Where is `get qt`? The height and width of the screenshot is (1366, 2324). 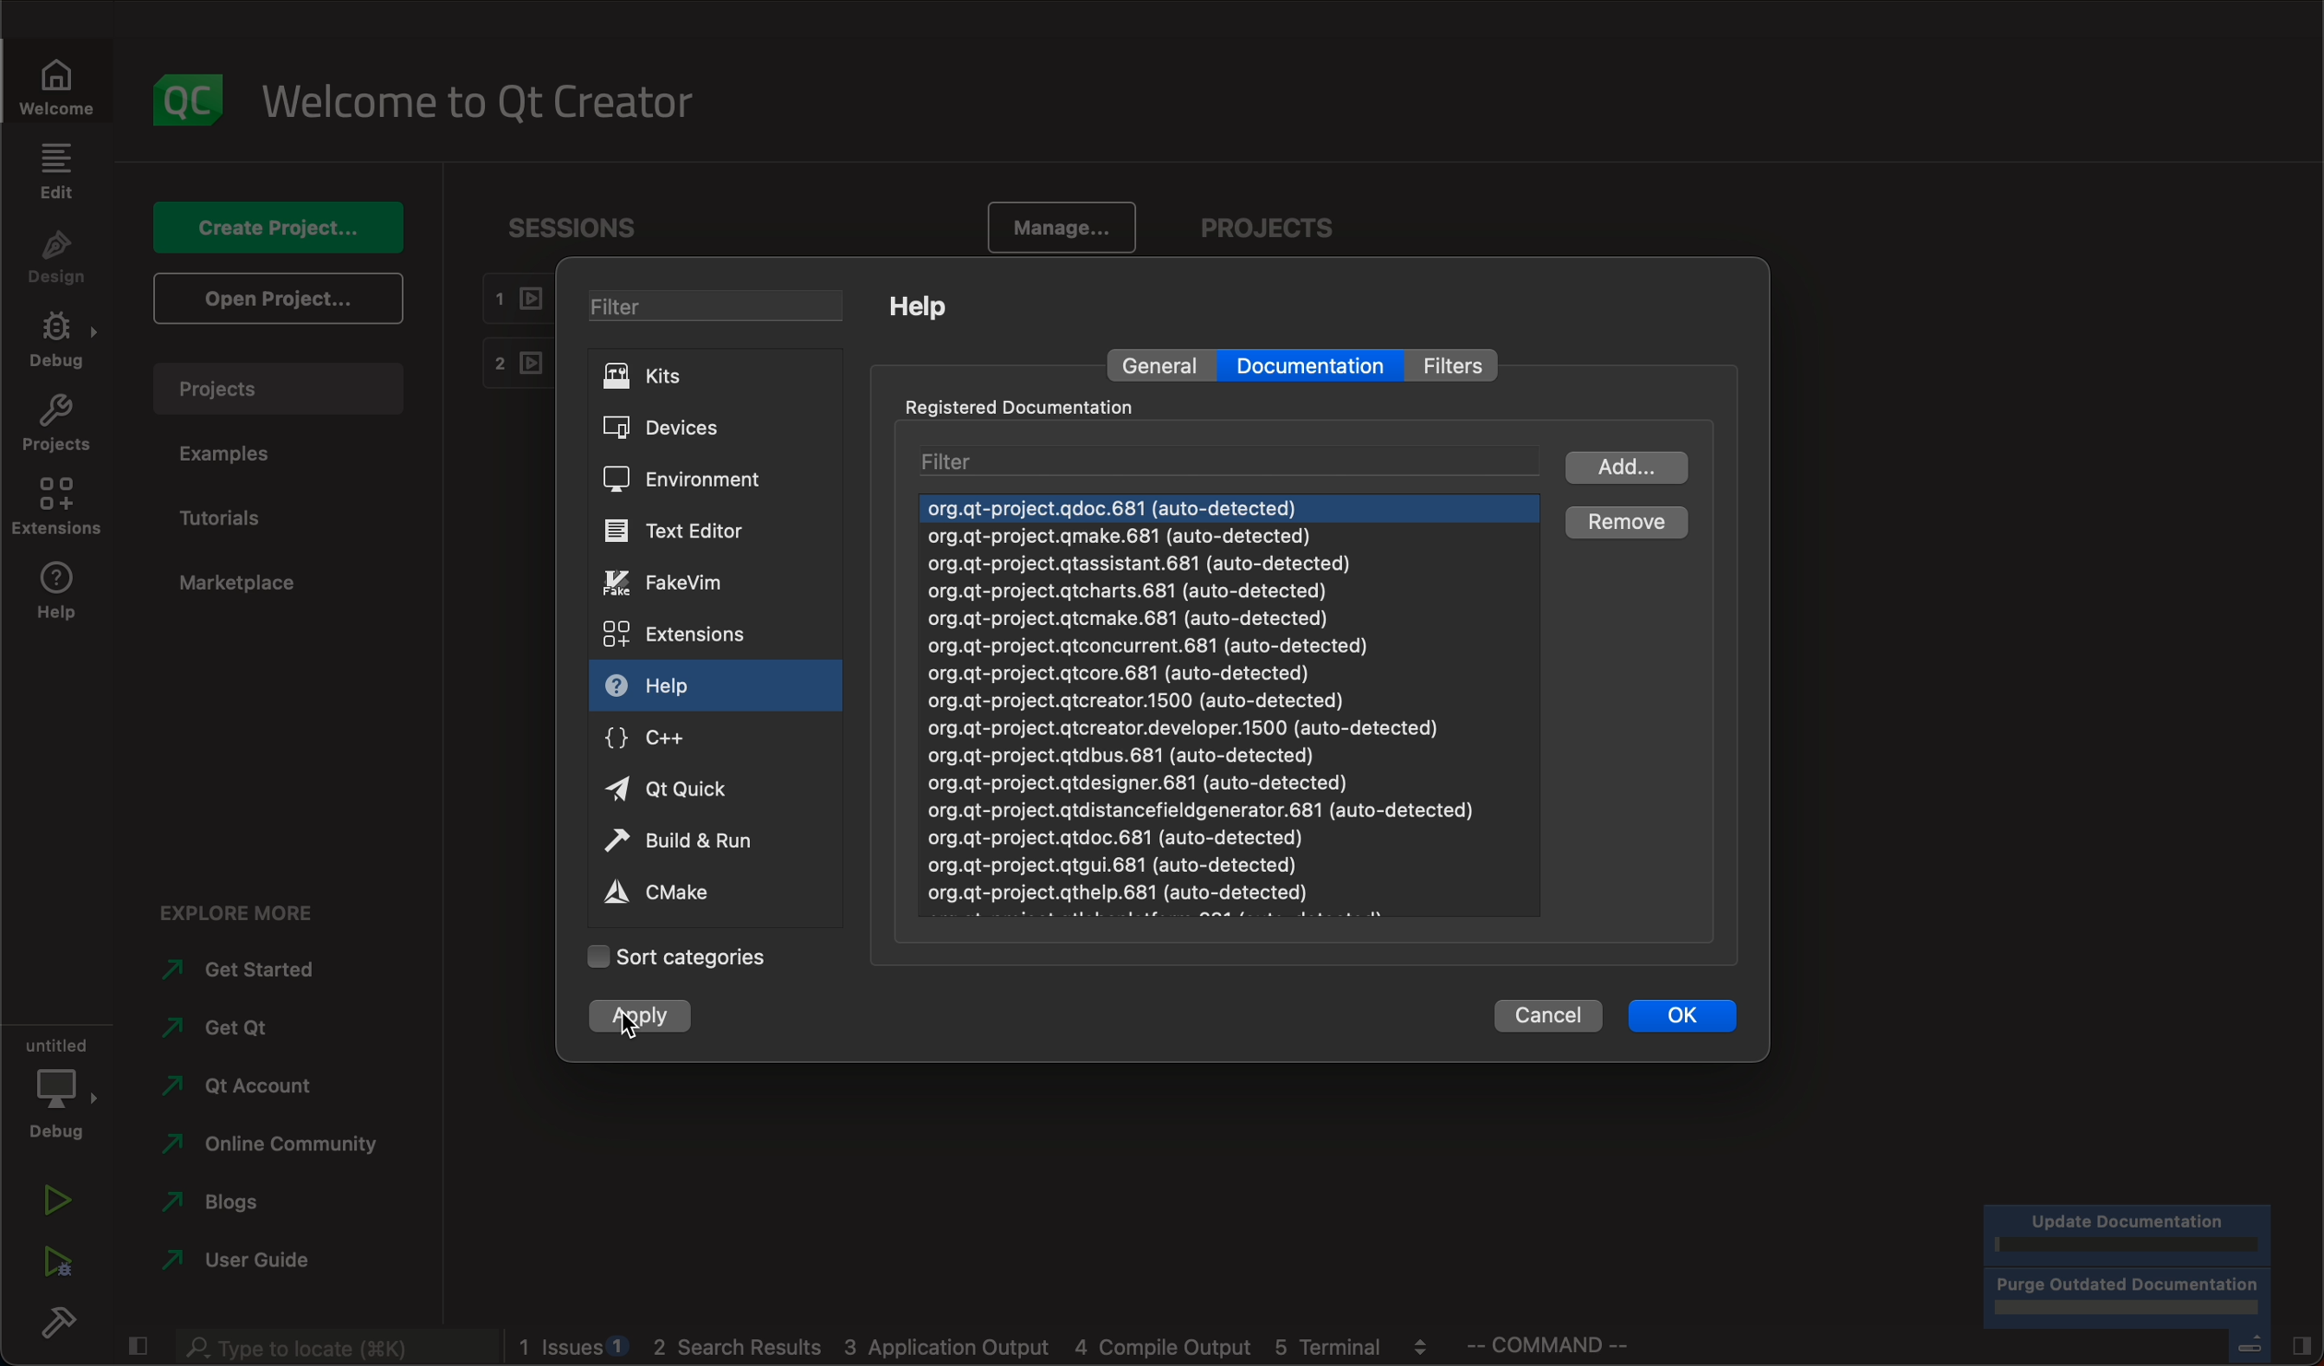
get qt is located at coordinates (243, 1029).